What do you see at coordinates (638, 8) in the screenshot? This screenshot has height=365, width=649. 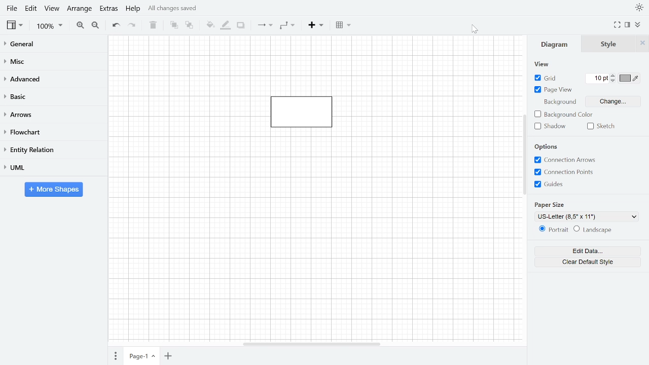 I see `Theme` at bounding box center [638, 8].